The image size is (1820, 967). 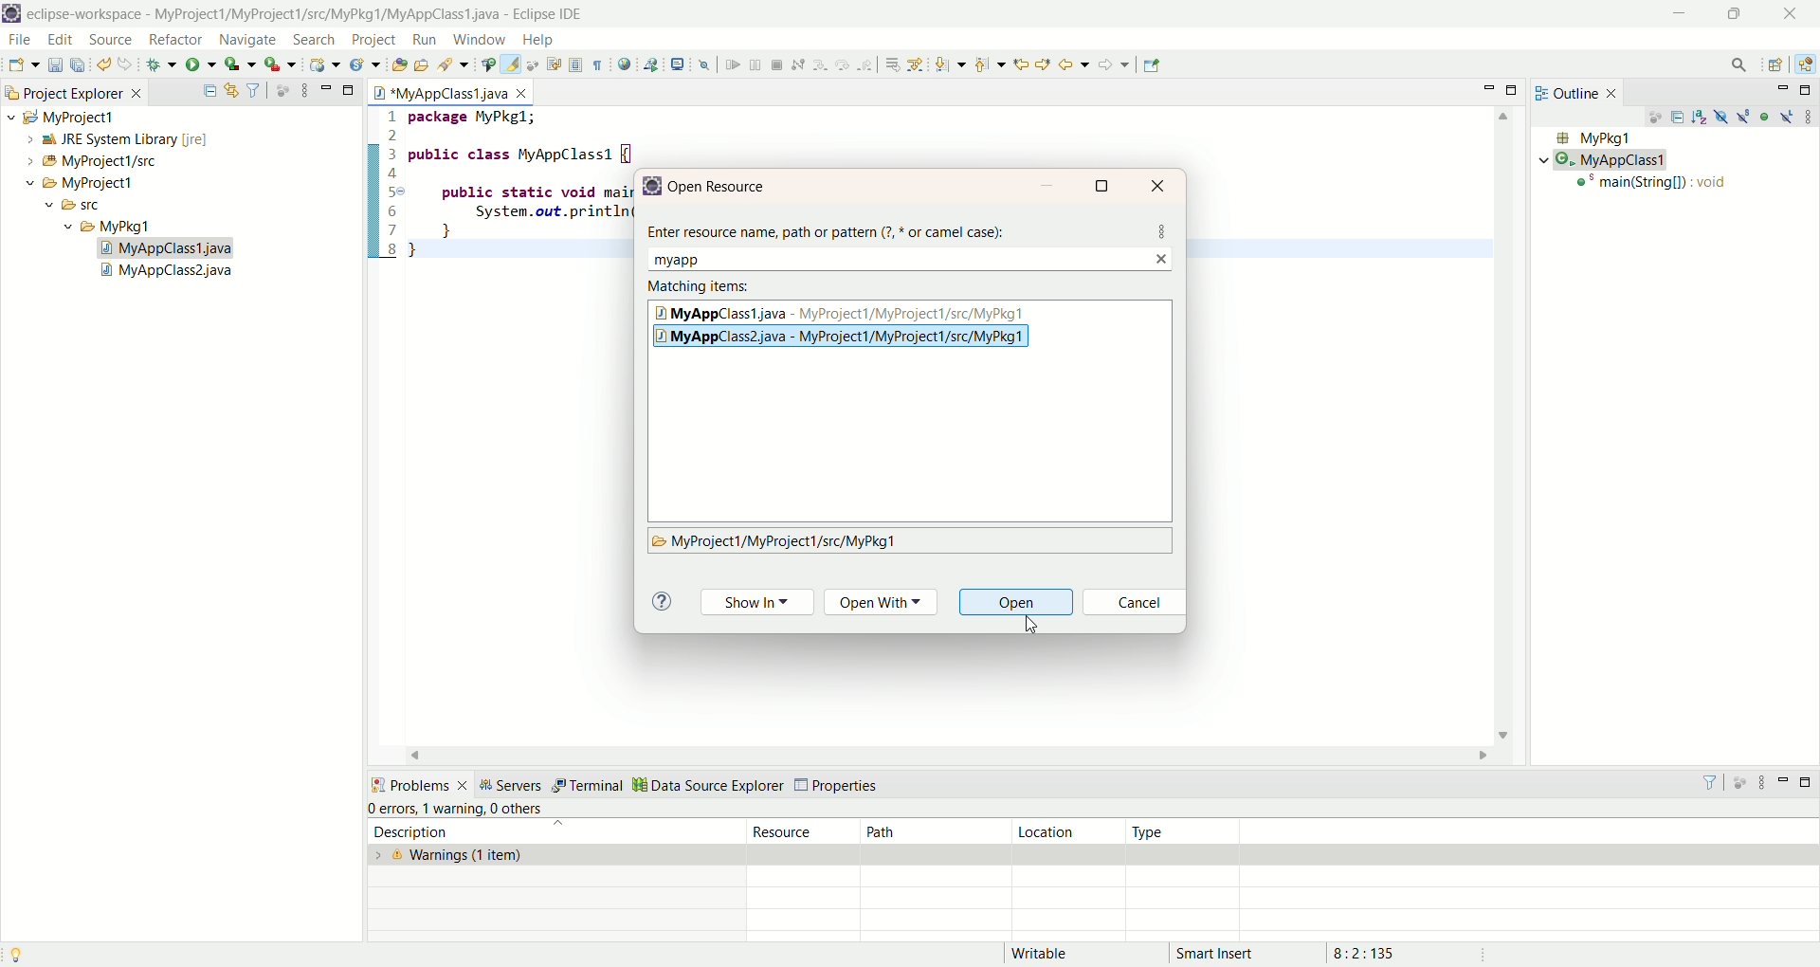 What do you see at coordinates (106, 65) in the screenshot?
I see `undo` at bounding box center [106, 65].